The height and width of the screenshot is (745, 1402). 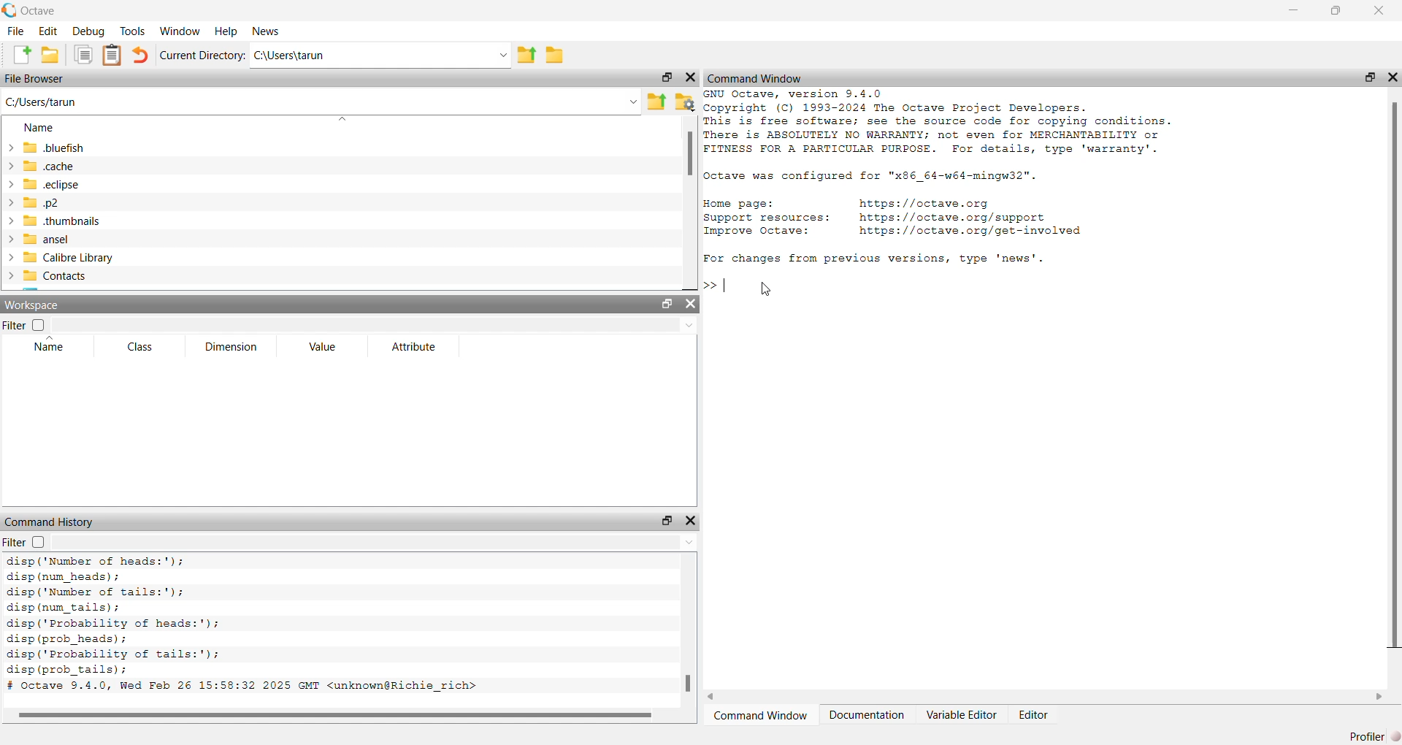 I want to click on Calibre Library, so click(x=69, y=258).